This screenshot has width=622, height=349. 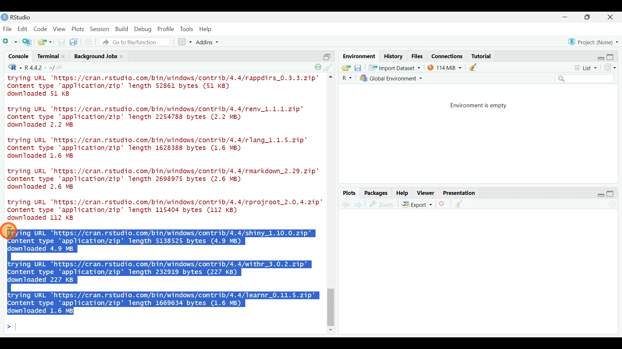 I want to click on Cursor, so click(x=11, y=231).